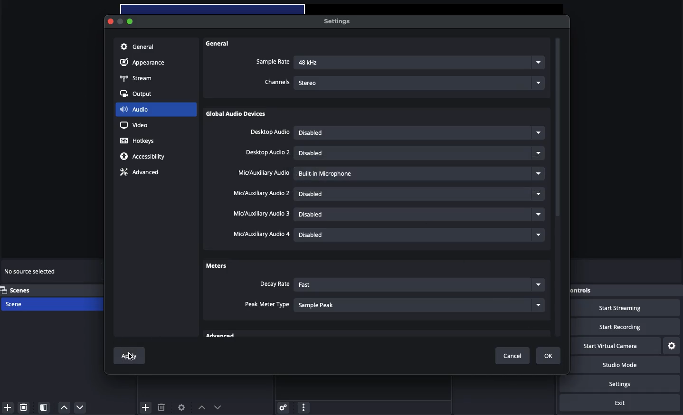 This screenshot has width=683, height=415. Describe the element at coordinates (134, 125) in the screenshot. I see `Video` at that location.